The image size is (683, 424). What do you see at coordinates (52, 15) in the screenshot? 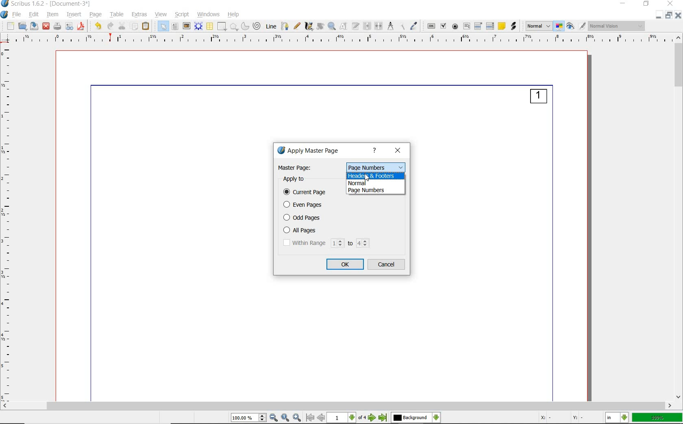
I see `item` at bounding box center [52, 15].